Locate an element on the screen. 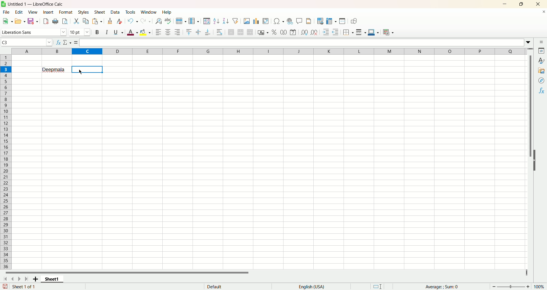 This screenshot has height=290, width=547. Cut is located at coordinates (77, 21).